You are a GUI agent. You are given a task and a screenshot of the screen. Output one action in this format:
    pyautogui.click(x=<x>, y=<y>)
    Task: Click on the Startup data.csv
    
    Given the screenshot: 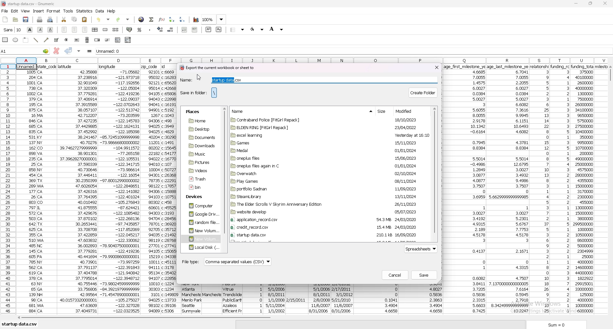 What is the action you would take?
    pyautogui.click(x=20, y=324)
    